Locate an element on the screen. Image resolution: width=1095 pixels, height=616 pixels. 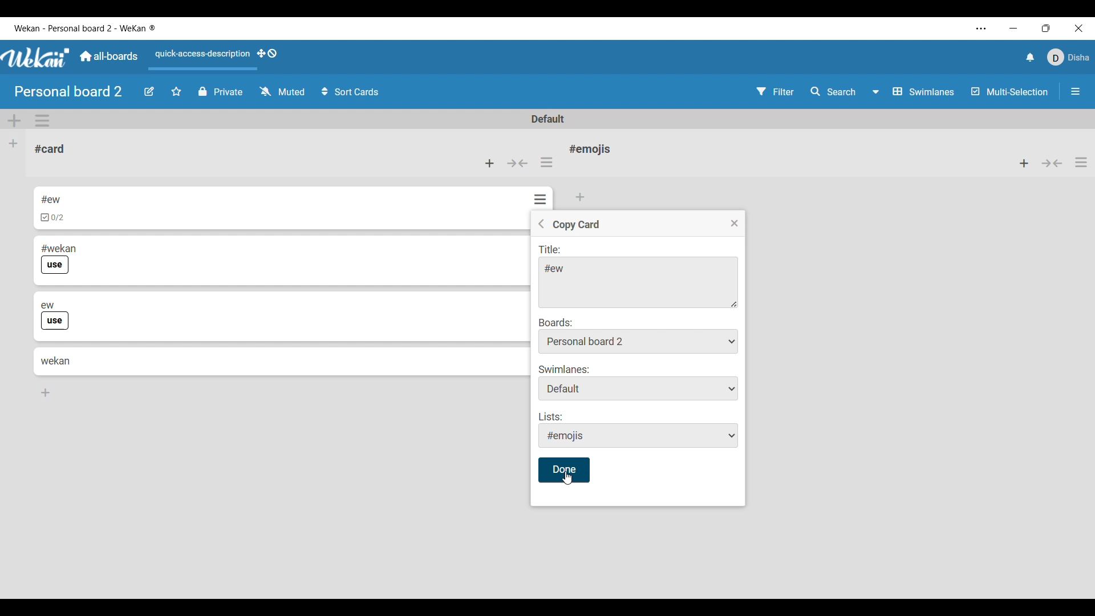
Software logo is located at coordinates (36, 57).